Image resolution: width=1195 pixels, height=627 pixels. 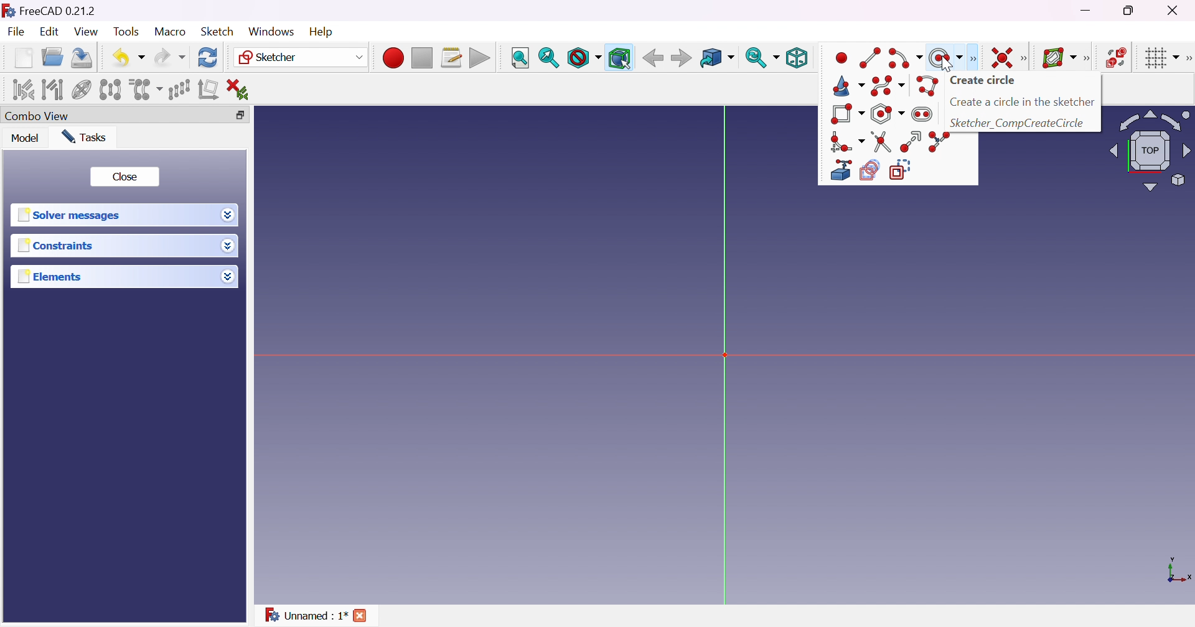 I want to click on Rectangular array, so click(x=178, y=89).